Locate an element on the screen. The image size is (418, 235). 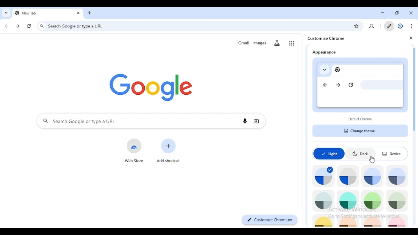
search by image is located at coordinates (256, 120).